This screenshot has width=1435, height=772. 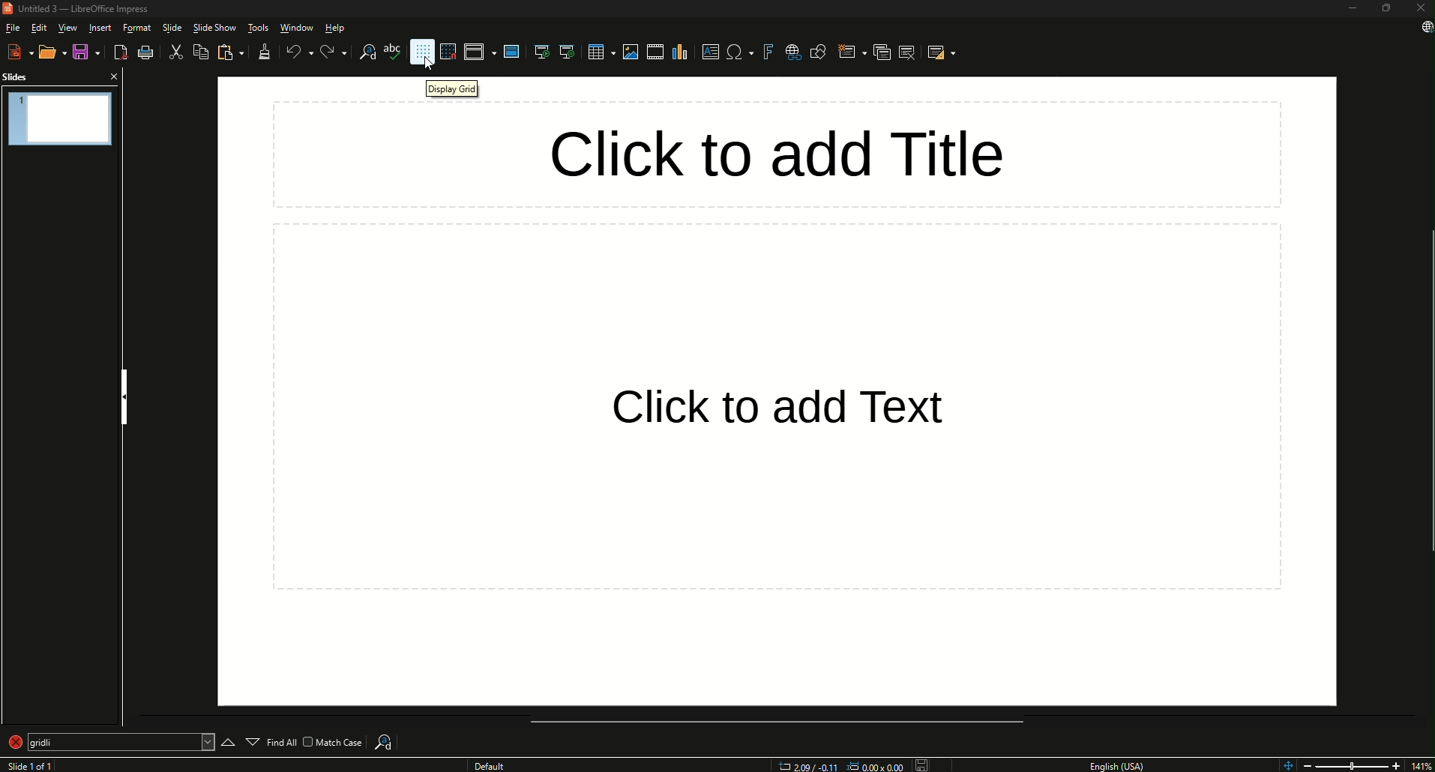 What do you see at coordinates (876, 52) in the screenshot?
I see `Duplicate slide` at bounding box center [876, 52].